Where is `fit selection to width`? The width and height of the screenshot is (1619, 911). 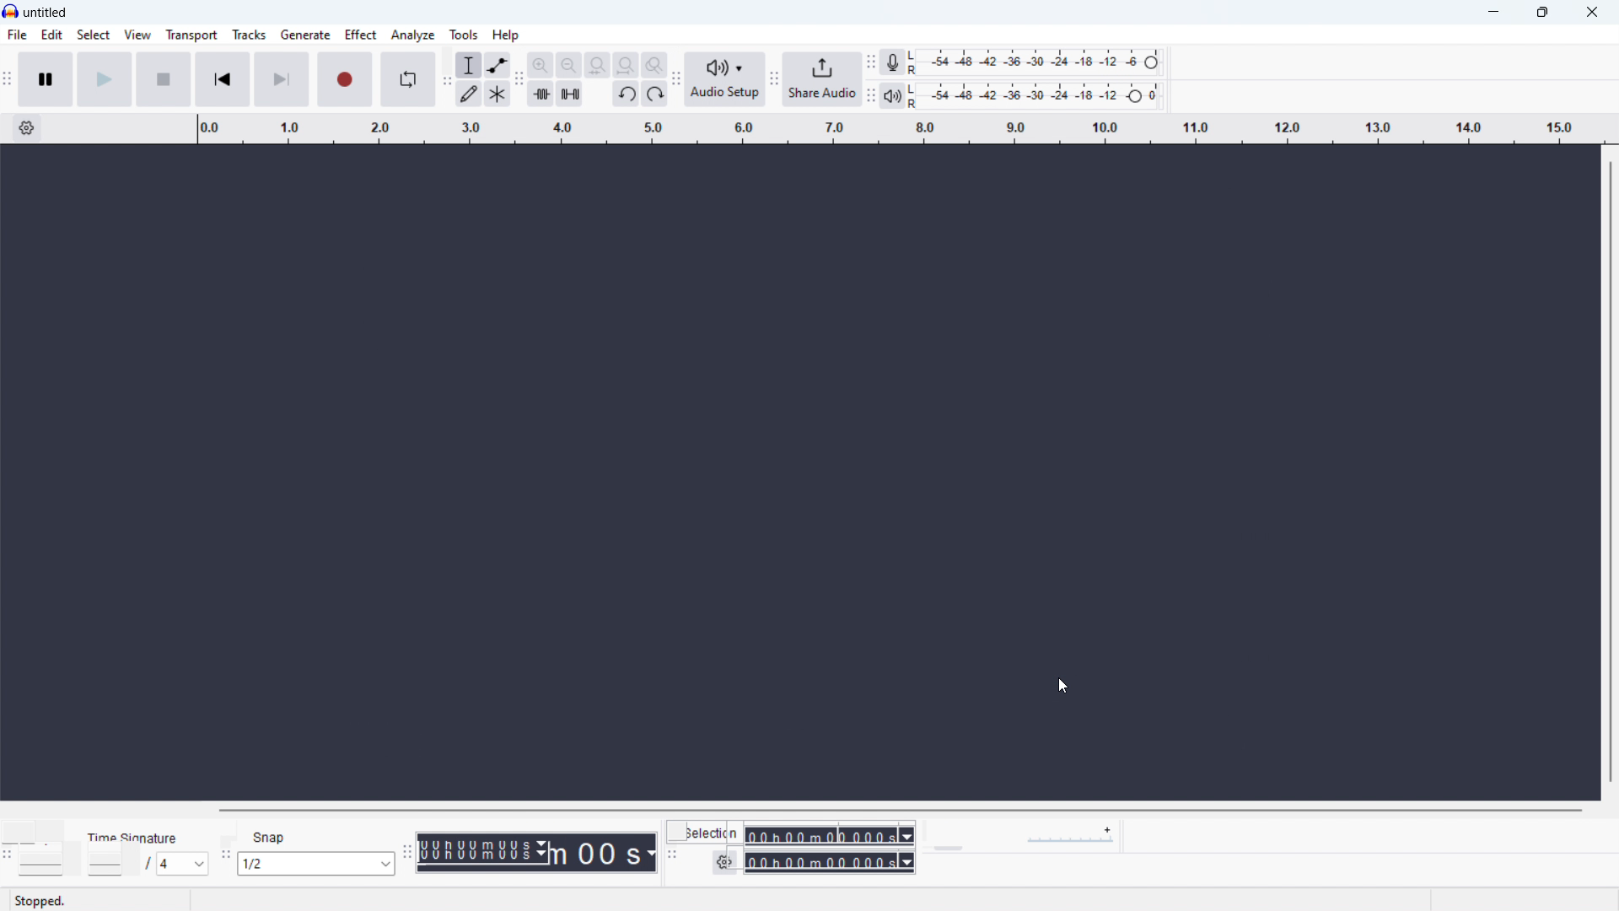
fit selection to width is located at coordinates (597, 66).